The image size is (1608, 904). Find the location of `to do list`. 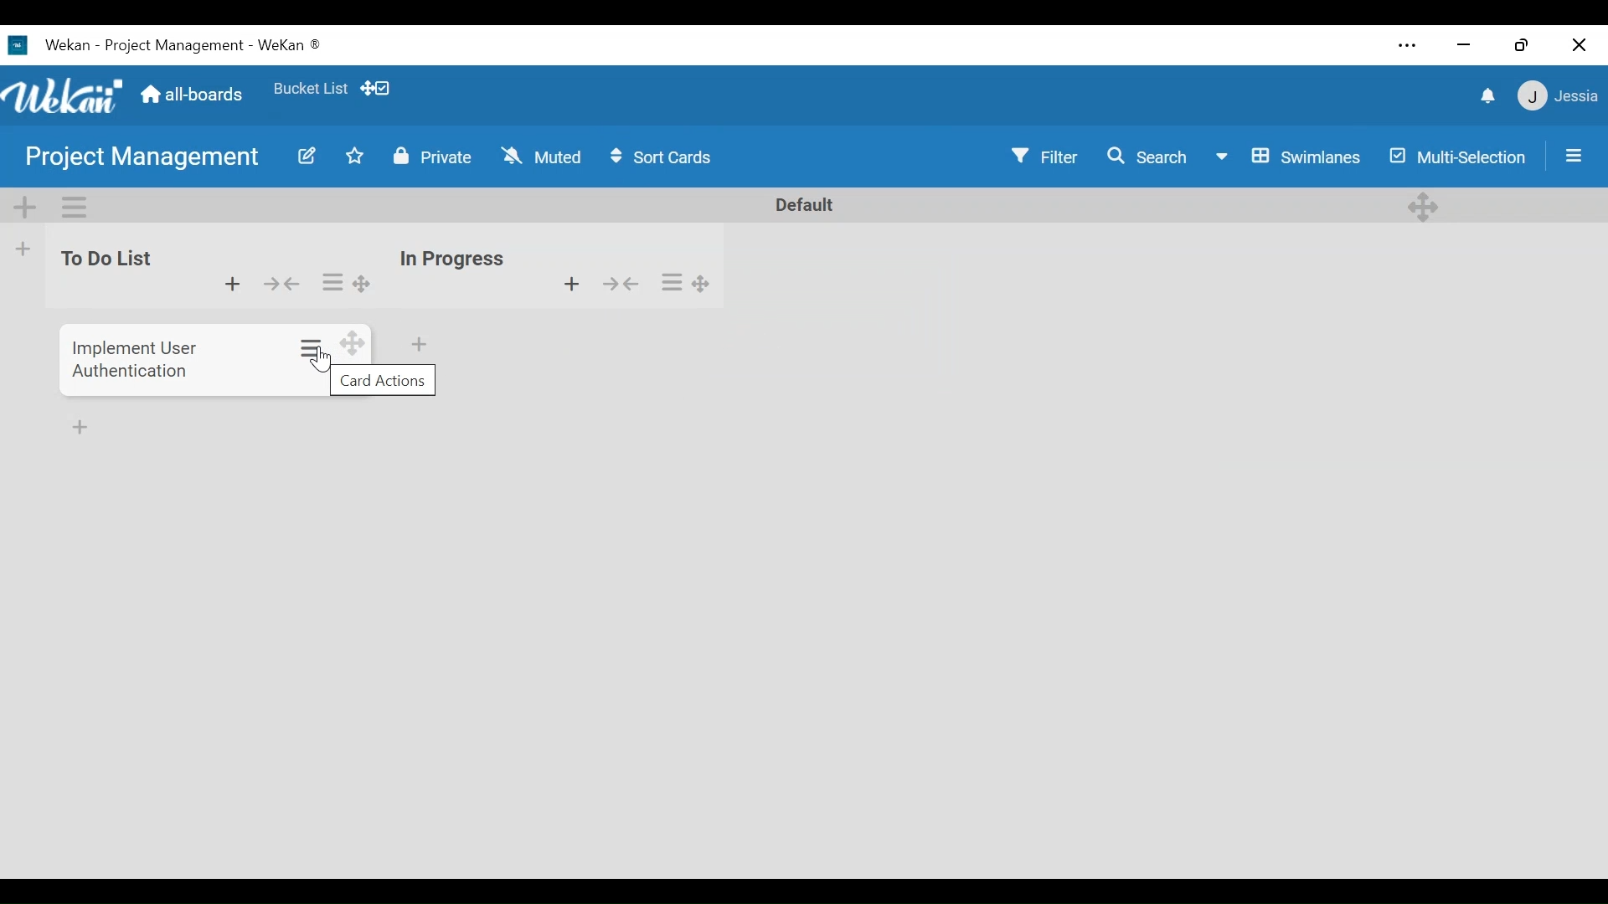

to do list is located at coordinates (107, 268).